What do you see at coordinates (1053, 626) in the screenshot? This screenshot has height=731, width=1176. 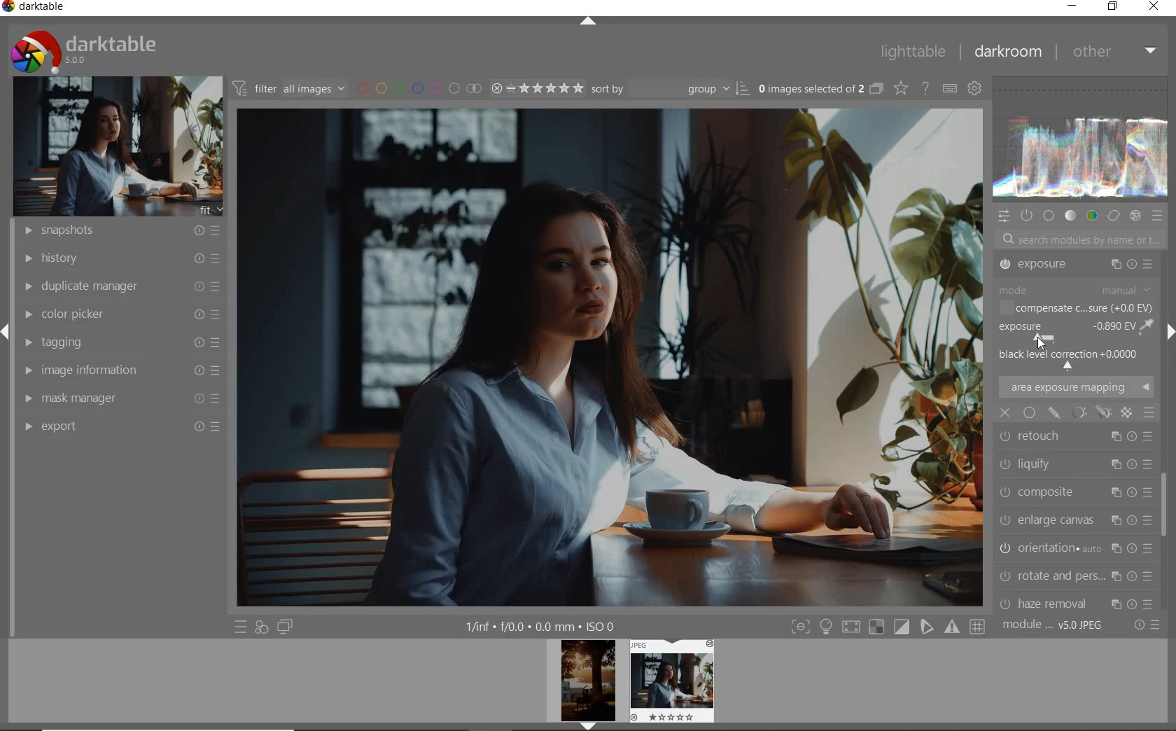 I see `MODULE ORDER` at bounding box center [1053, 626].